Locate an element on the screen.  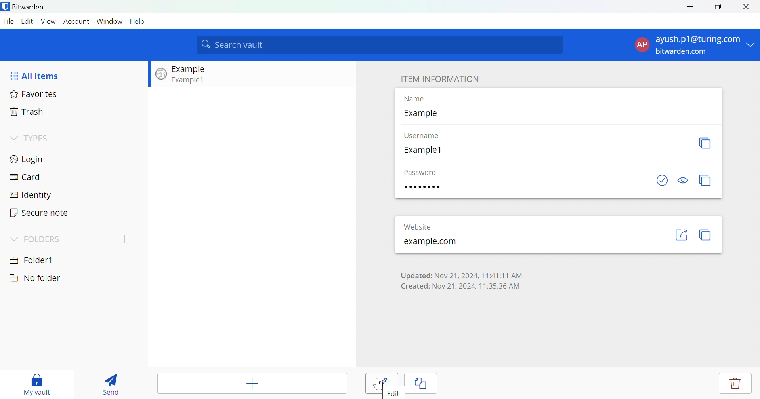
bitwarden.com is located at coordinates (683, 51).